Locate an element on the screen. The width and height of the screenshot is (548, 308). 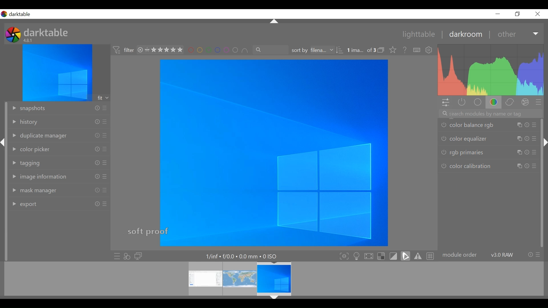
fit is located at coordinates (103, 98).